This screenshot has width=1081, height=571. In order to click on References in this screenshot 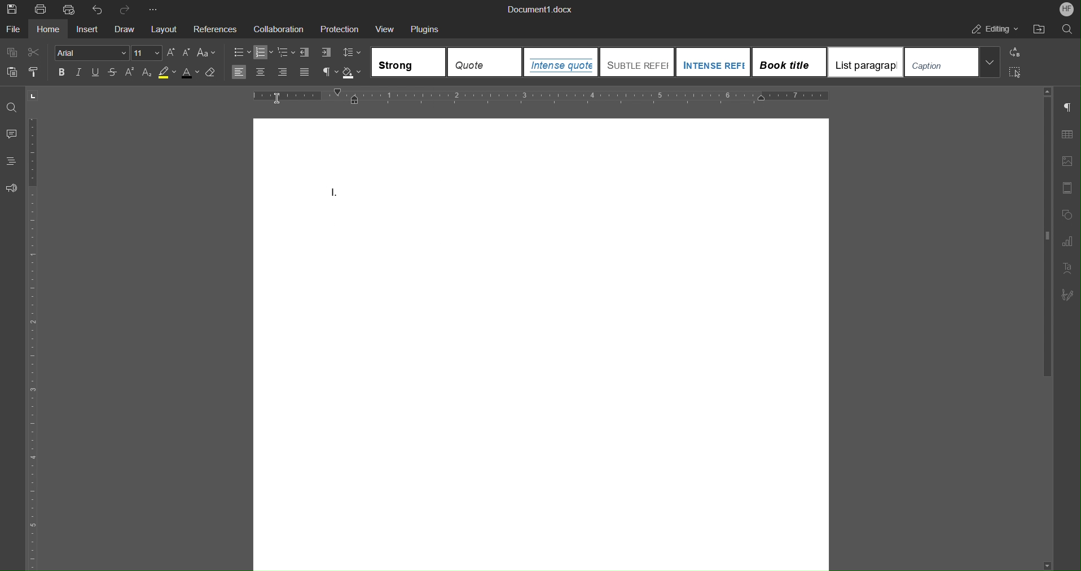, I will do `click(214, 29)`.